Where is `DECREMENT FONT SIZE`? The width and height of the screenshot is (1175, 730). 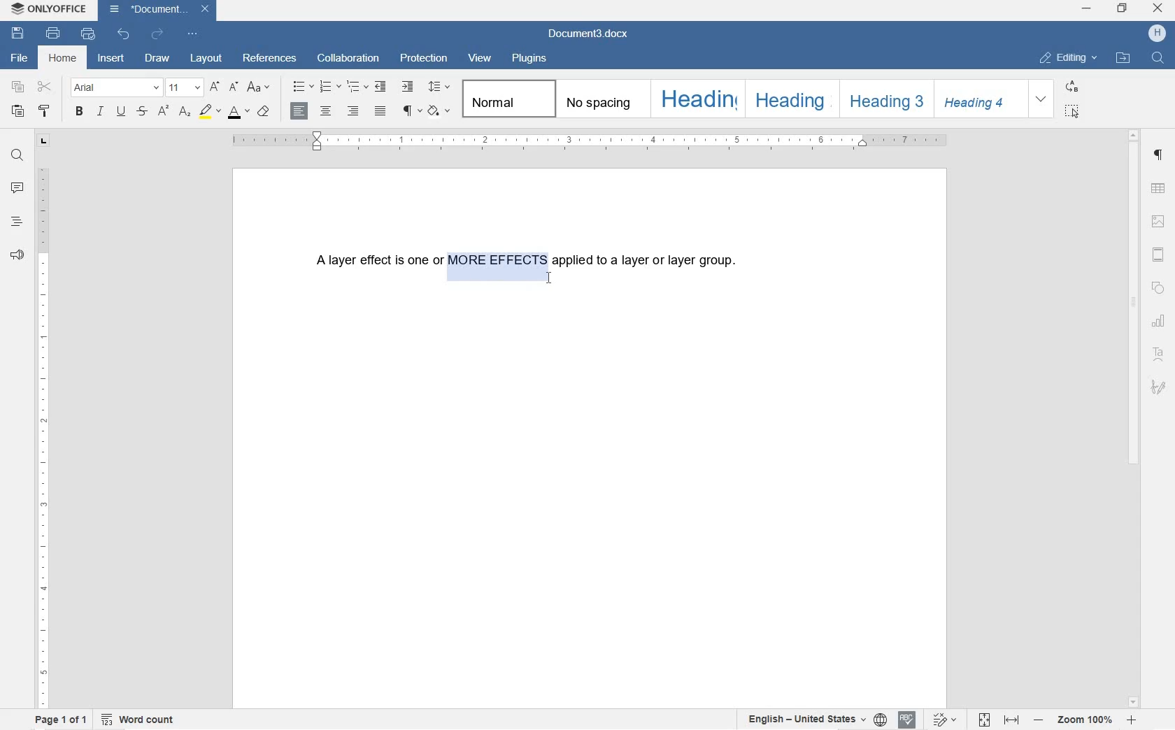 DECREMENT FONT SIZE is located at coordinates (215, 87).